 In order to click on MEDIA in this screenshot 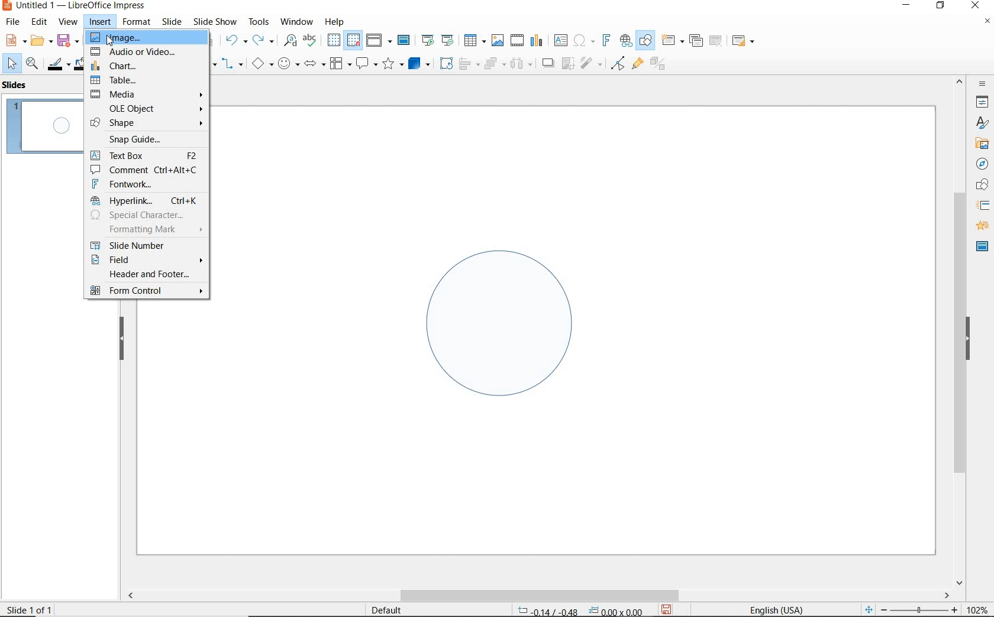, I will do `click(147, 93)`.